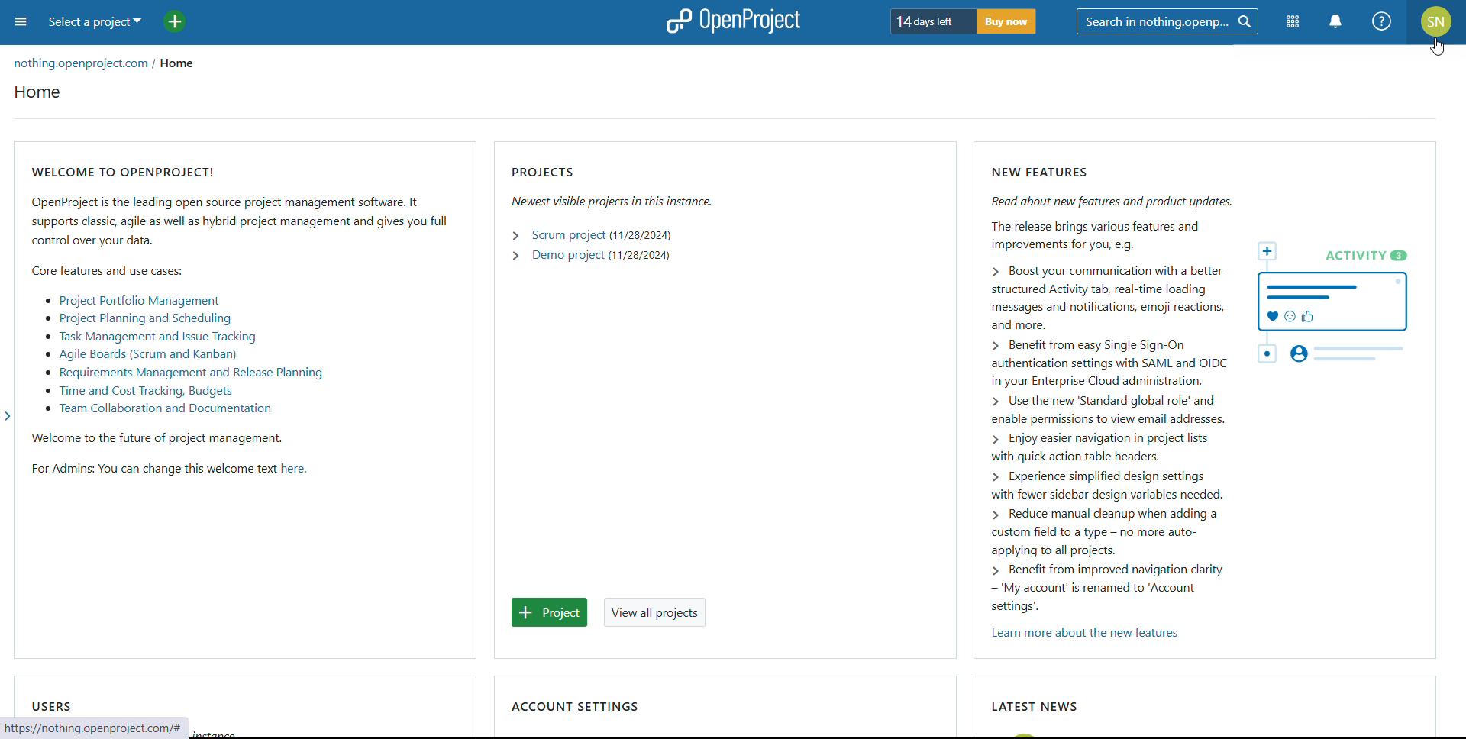  What do you see at coordinates (610, 201) in the screenshot?
I see `Newest visible projects in this instance.` at bounding box center [610, 201].